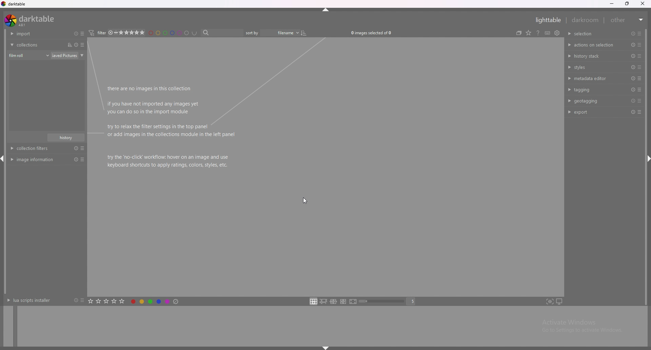 The width and height of the screenshot is (651, 350). I want to click on presets, so click(82, 300).